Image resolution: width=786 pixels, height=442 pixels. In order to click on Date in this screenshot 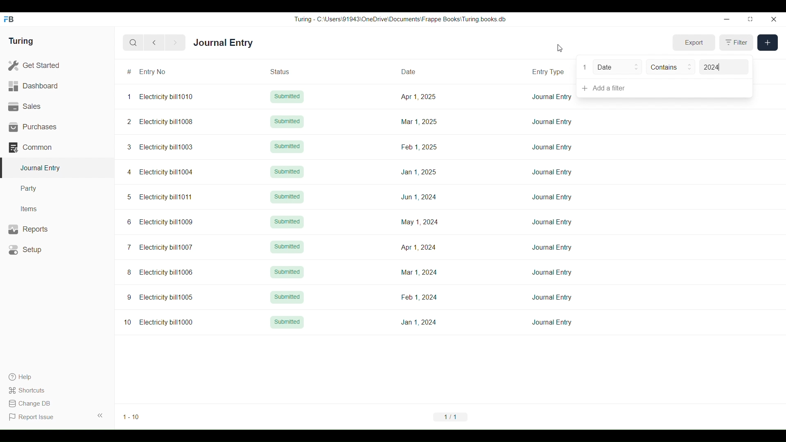, I will do `click(617, 67)`.